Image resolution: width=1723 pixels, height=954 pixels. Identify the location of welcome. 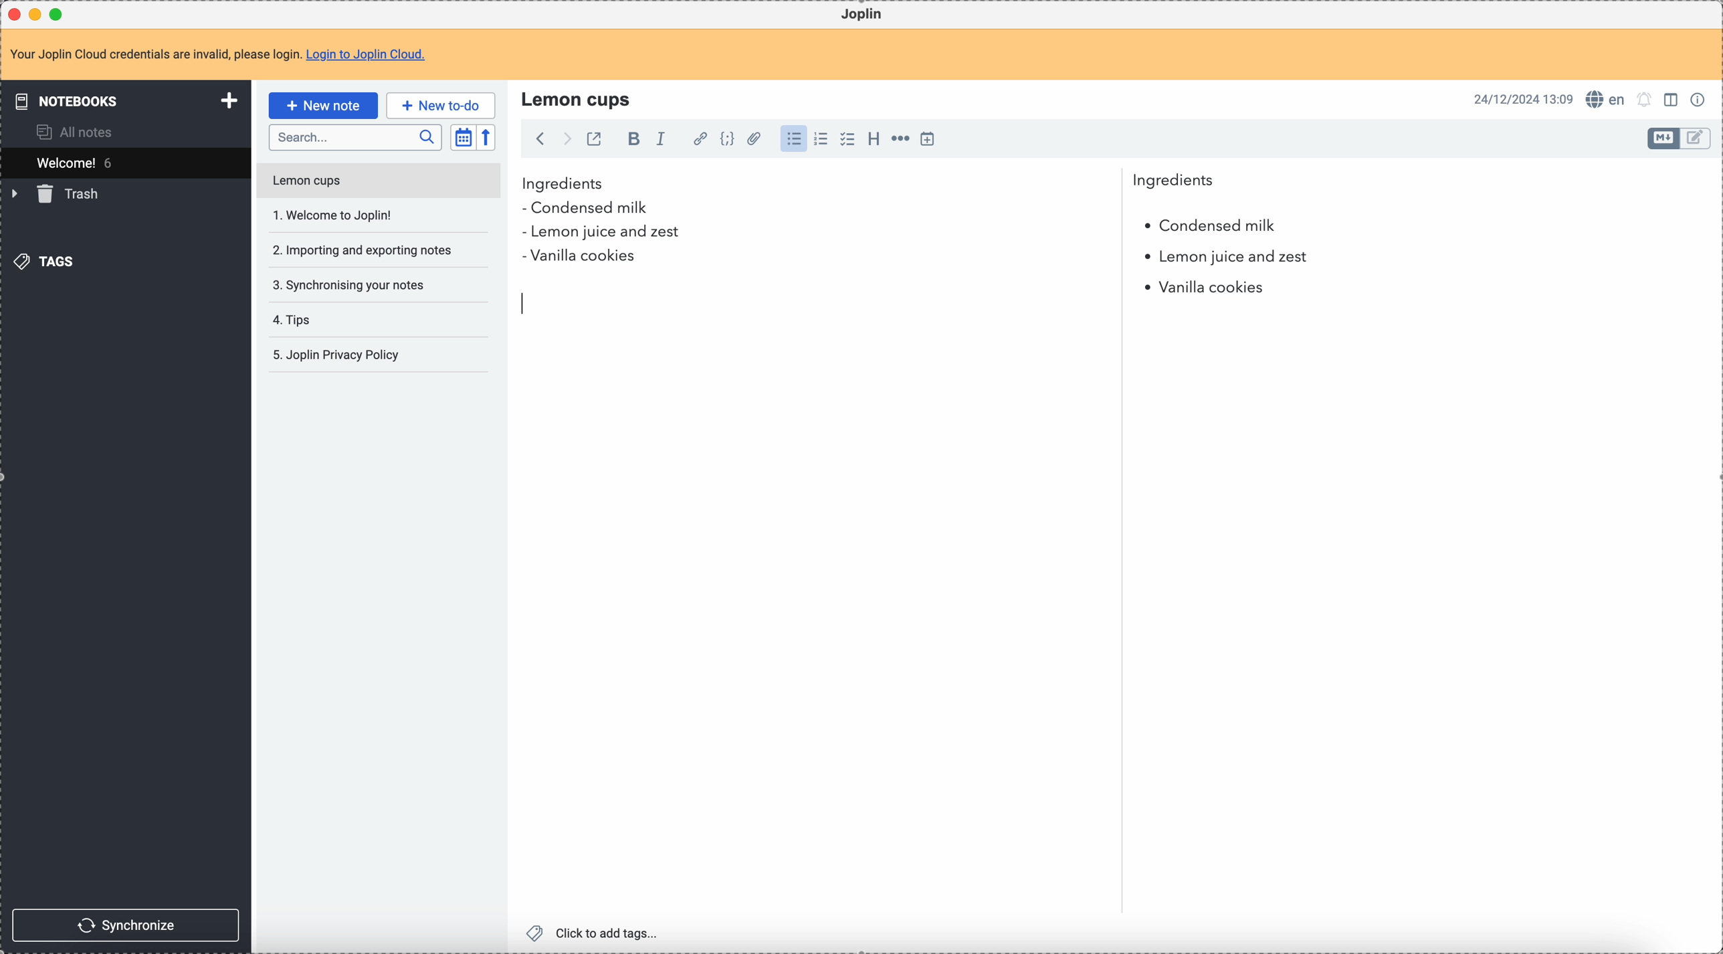
(125, 163).